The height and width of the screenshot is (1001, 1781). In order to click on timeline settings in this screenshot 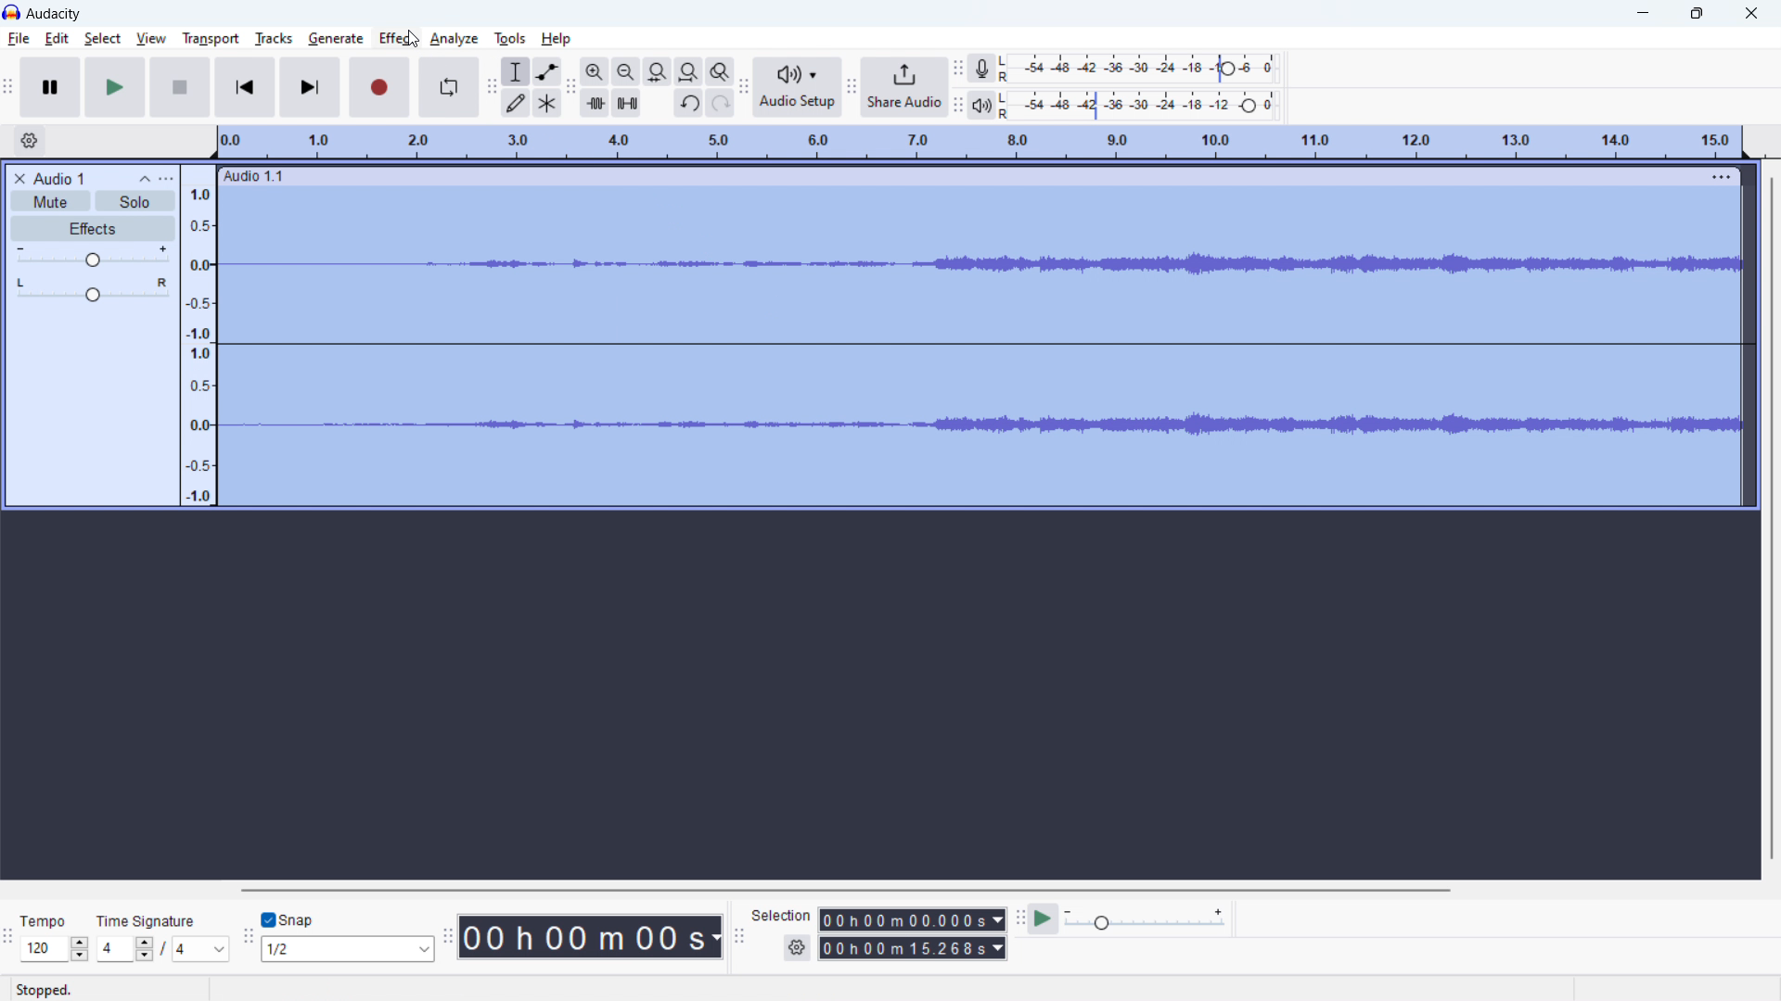, I will do `click(30, 141)`.